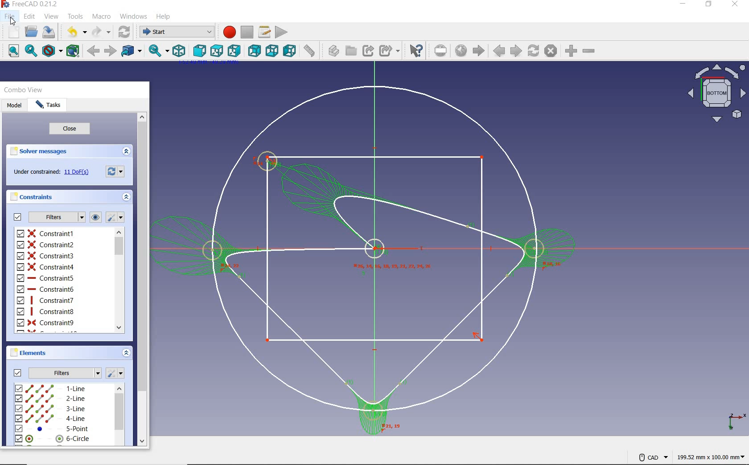  Describe the element at coordinates (365, 259) in the screenshot. I see `design` at that location.